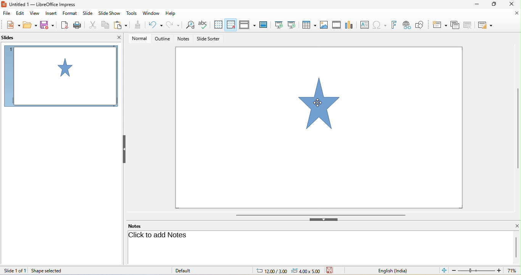 This screenshot has height=275, width=521. What do you see at coordinates (121, 25) in the screenshot?
I see `paste` at bounding box center [121, 25].